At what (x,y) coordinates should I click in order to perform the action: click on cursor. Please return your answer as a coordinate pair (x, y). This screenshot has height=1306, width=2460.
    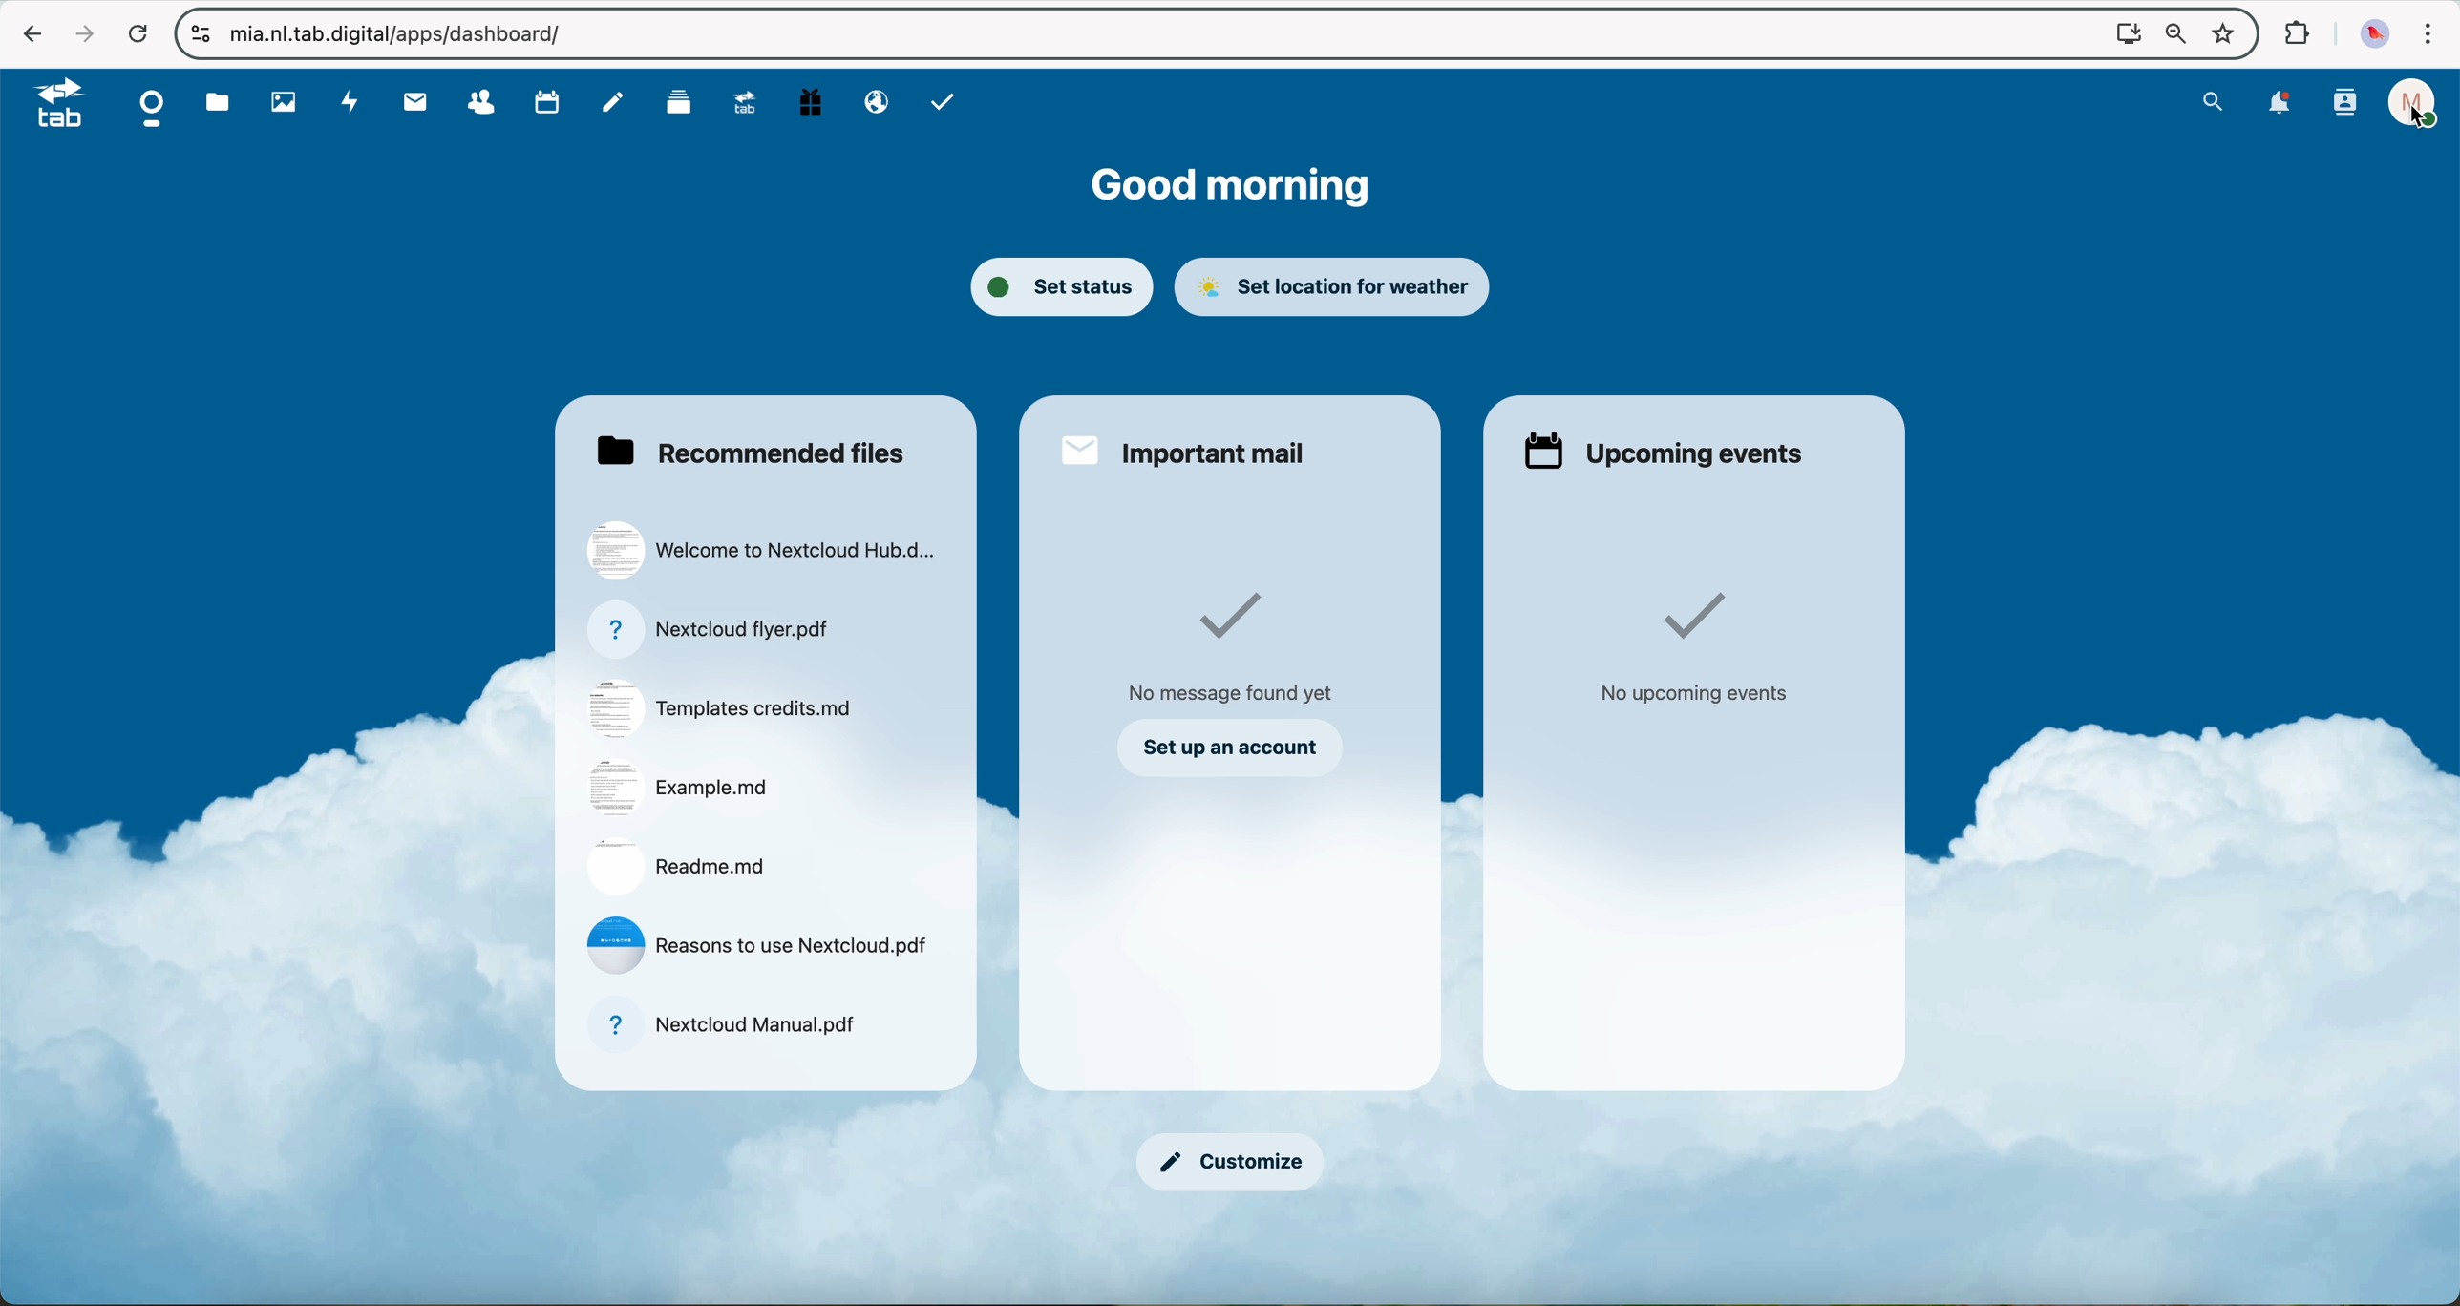
    Looking at the image, I should click on (2413, 125).